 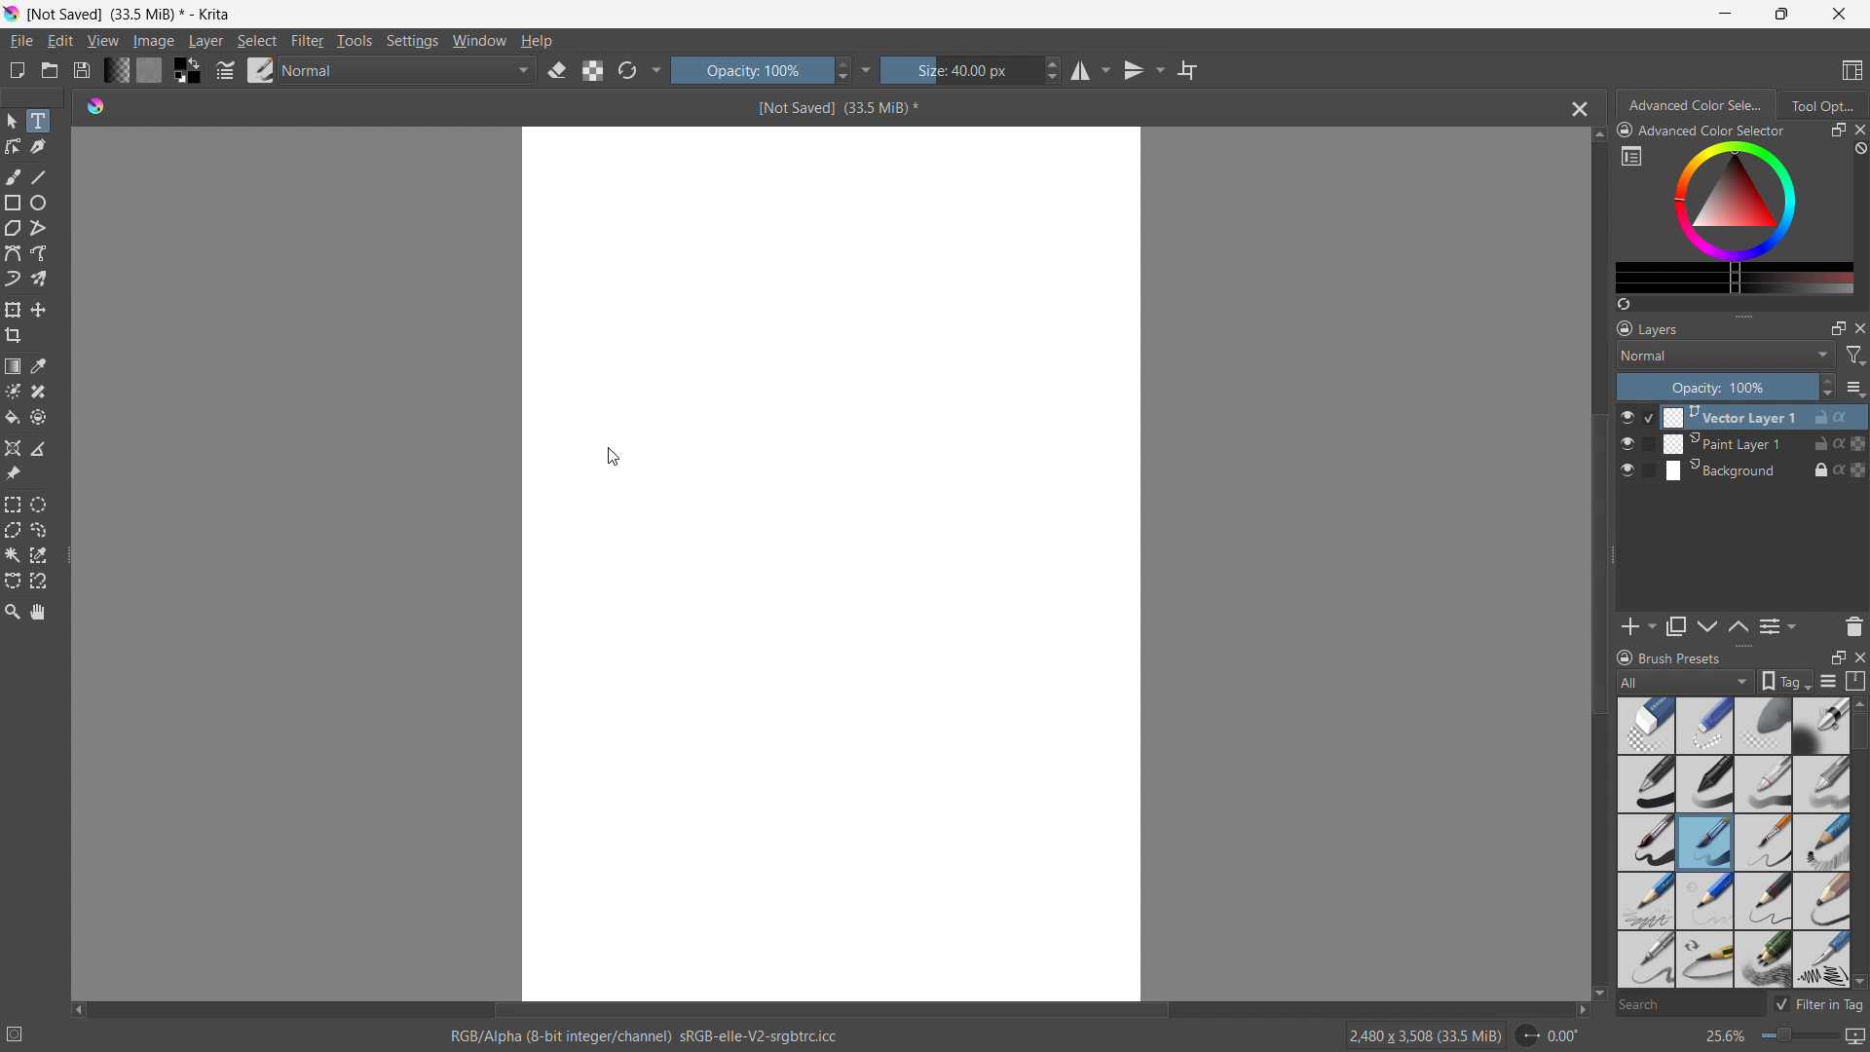 What do you see at coordinates (17, 70) in the screenshot?
I see `new` at bounding box center [17, 70].